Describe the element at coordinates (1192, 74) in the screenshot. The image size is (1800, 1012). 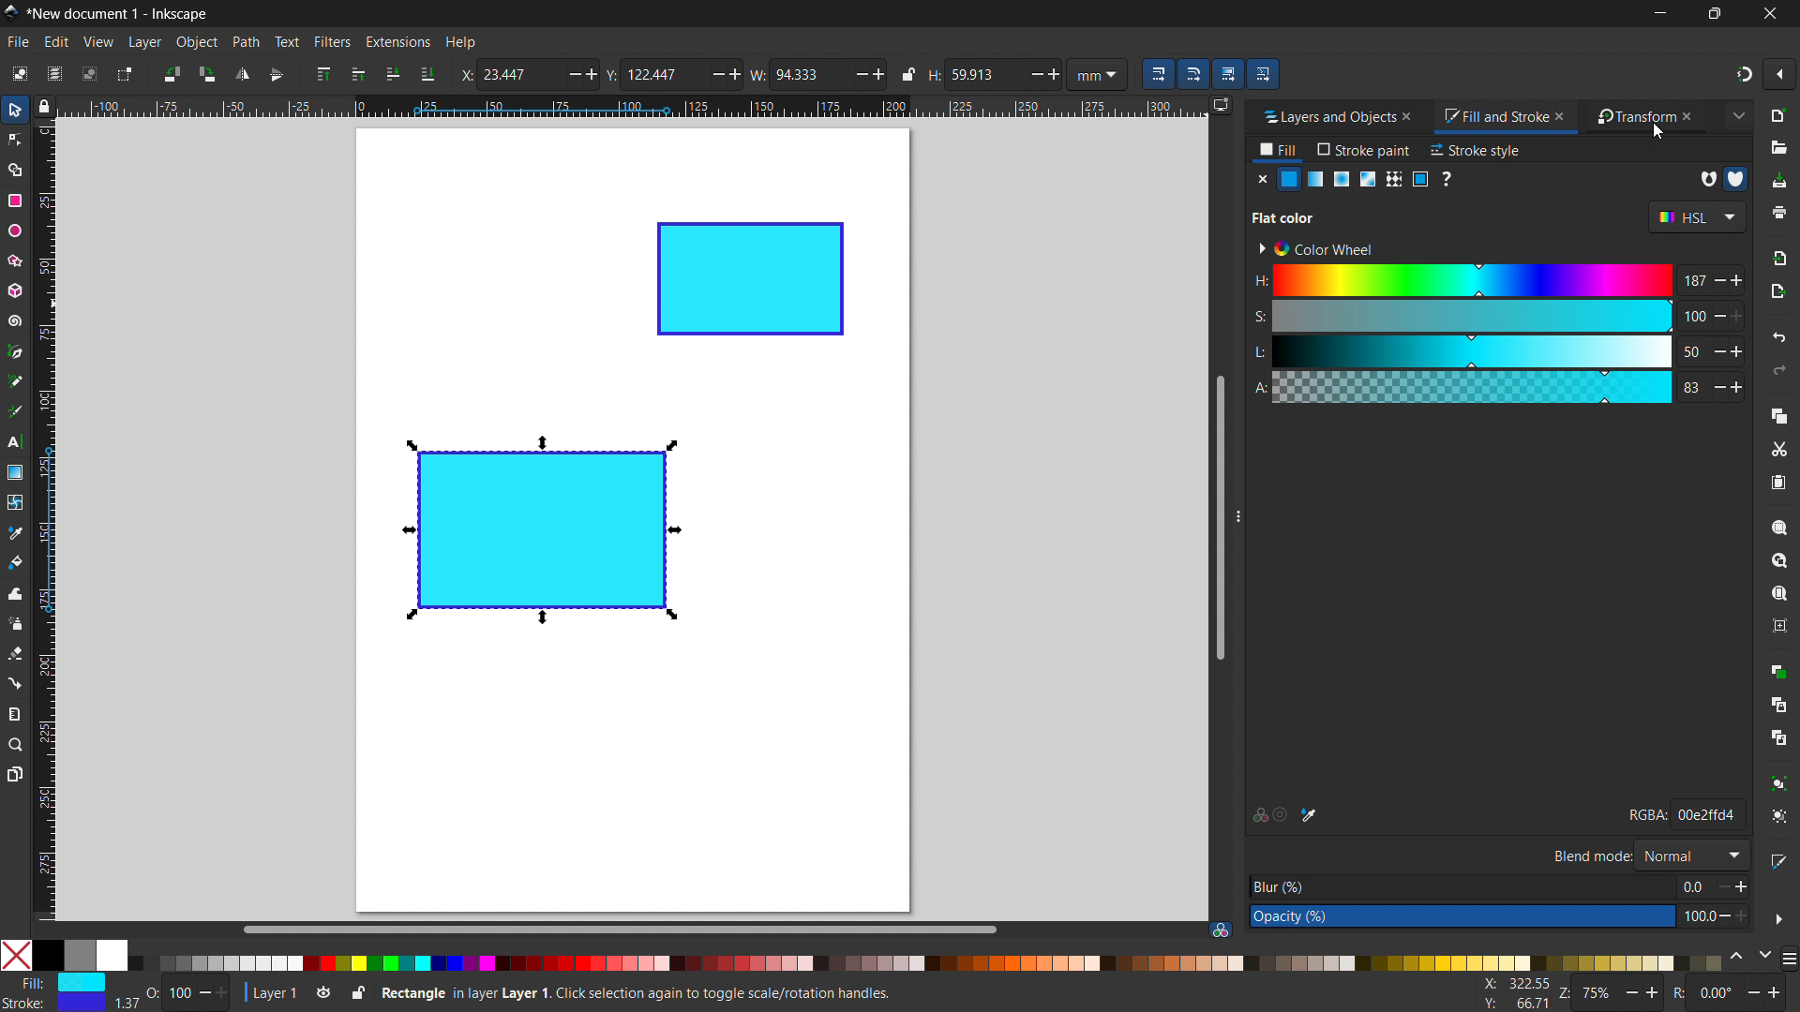
I see `when scaling rectangle, scale the radii of the rounded corners` at that location.